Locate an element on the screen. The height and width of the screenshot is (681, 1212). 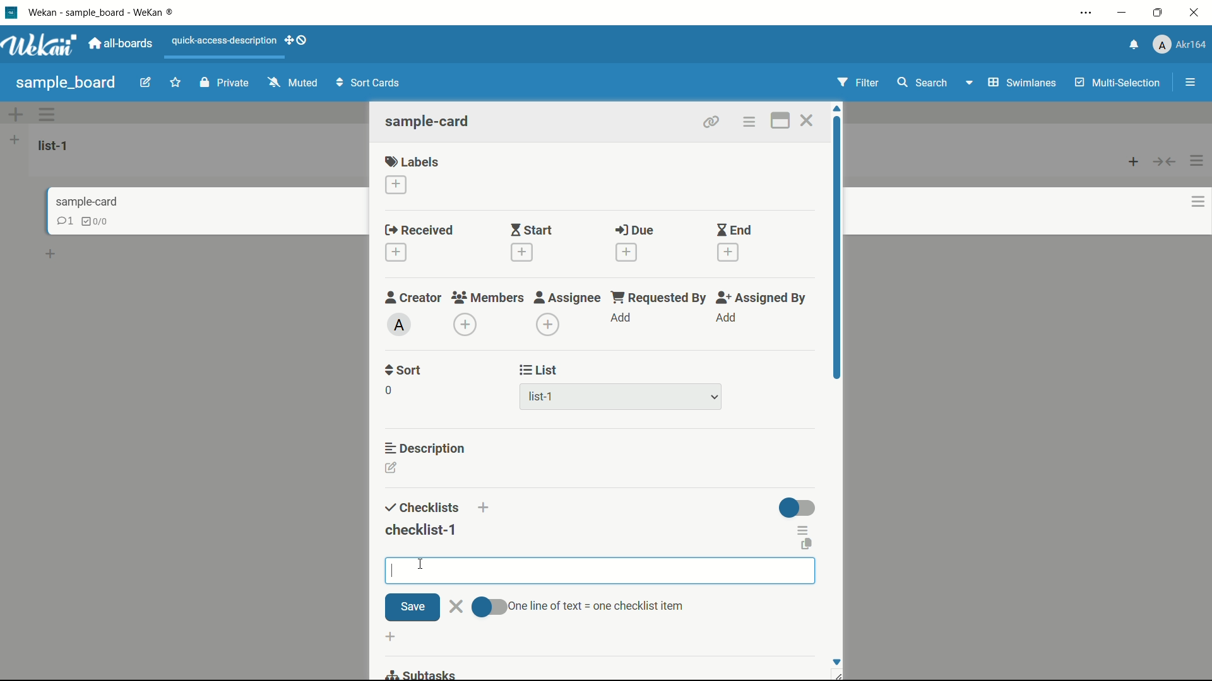
add date is located at coordinates (396, 253).